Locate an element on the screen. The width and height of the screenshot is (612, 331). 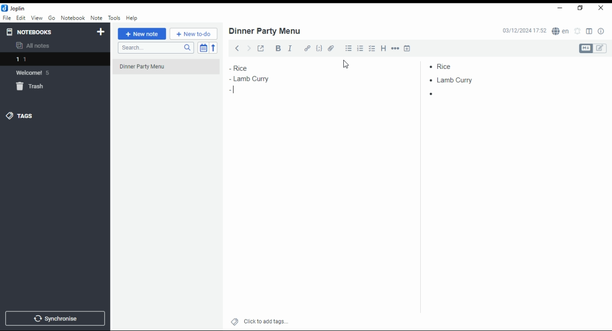
toggle editor layout is located at coordinates (589, 32).